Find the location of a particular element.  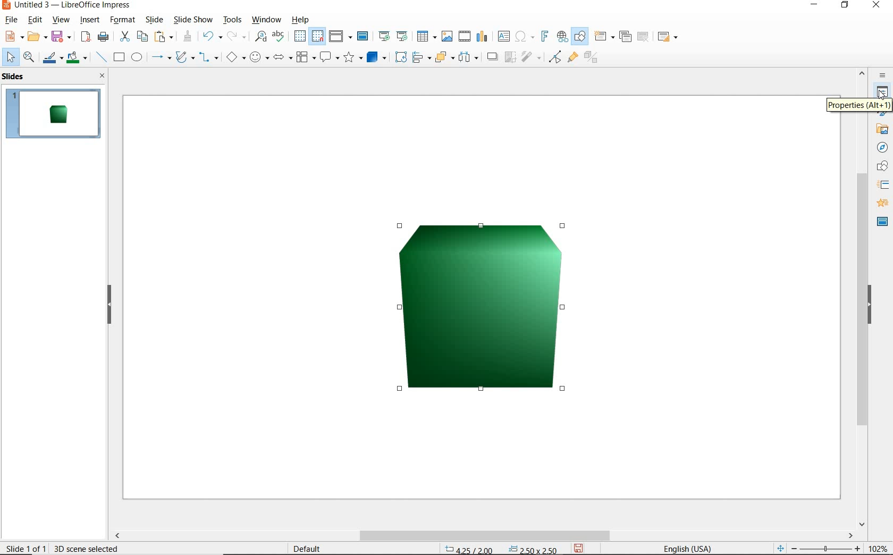

SLIDE1 is located at coordinates (54, 114).